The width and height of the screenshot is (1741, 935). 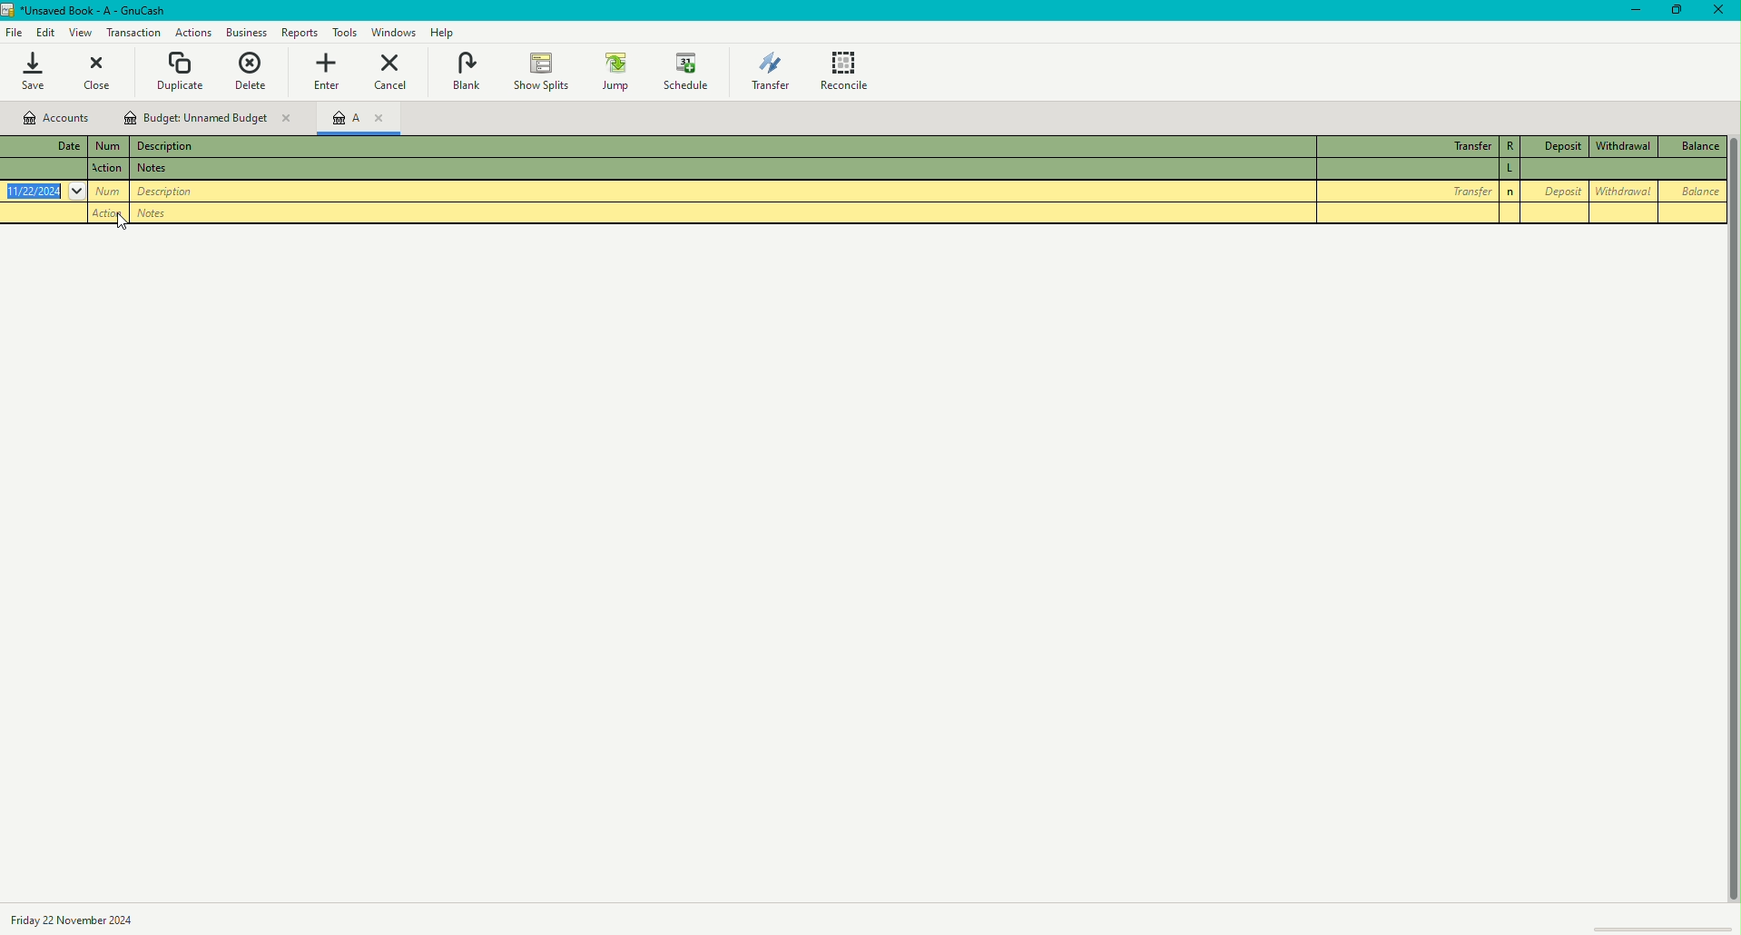 I want to click on Help, so click(x=442, y=33).